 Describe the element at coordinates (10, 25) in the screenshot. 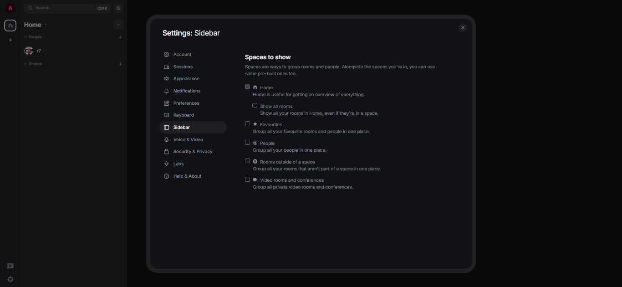

I see `home` at that location.